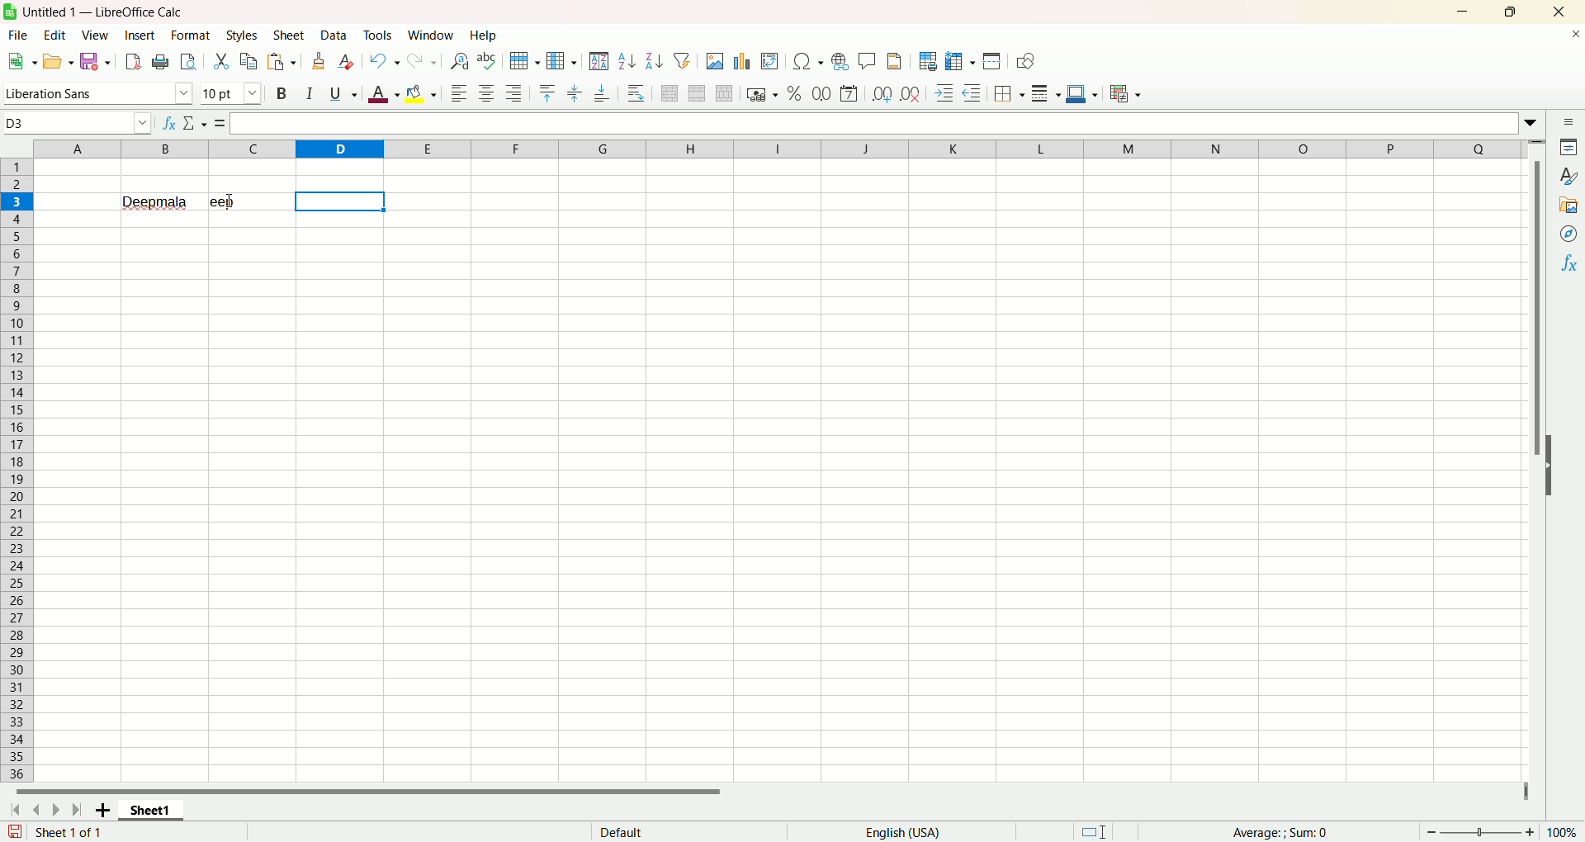  Describe the element at coordinates (840, 59) in the screenshot. I see `Insert hyperlink` at that location.